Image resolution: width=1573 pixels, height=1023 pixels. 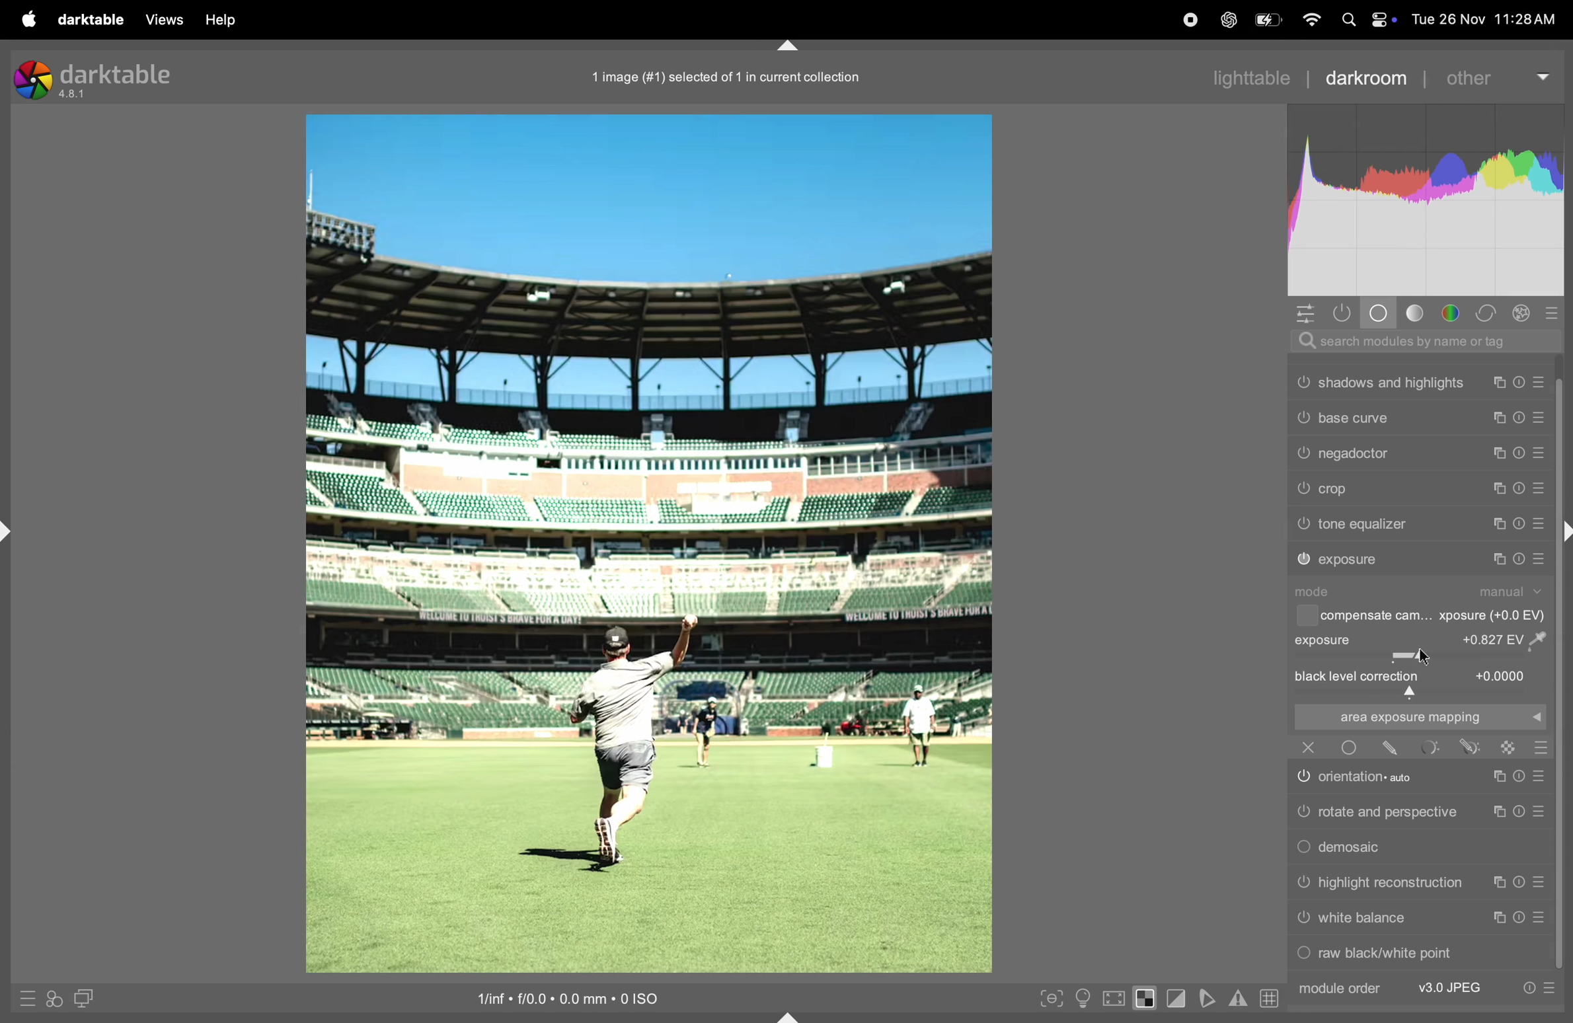 What do you see at coordinates (1520, 917) in the screenshot?
I see `reset Preset` at bounding box center [1520, 917].